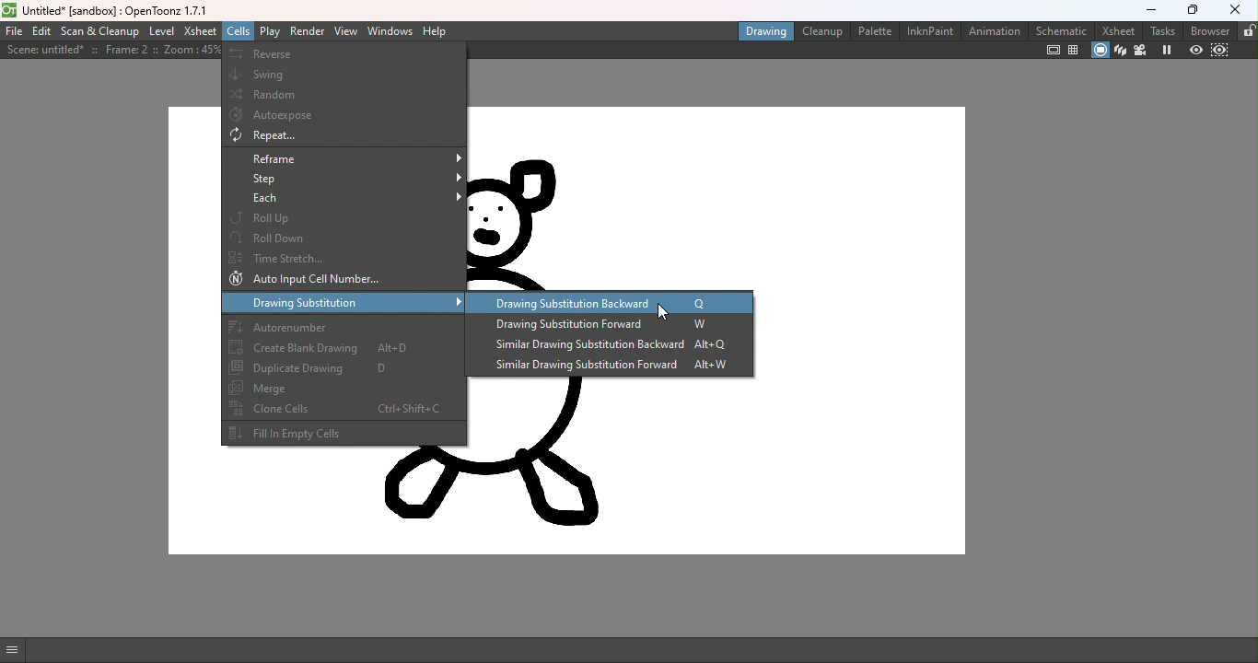 The width and height of the screenshot is (1258, 663). Describe the element at coordinates (344, 158) in the screenshot. I see `Reframe` at that location.